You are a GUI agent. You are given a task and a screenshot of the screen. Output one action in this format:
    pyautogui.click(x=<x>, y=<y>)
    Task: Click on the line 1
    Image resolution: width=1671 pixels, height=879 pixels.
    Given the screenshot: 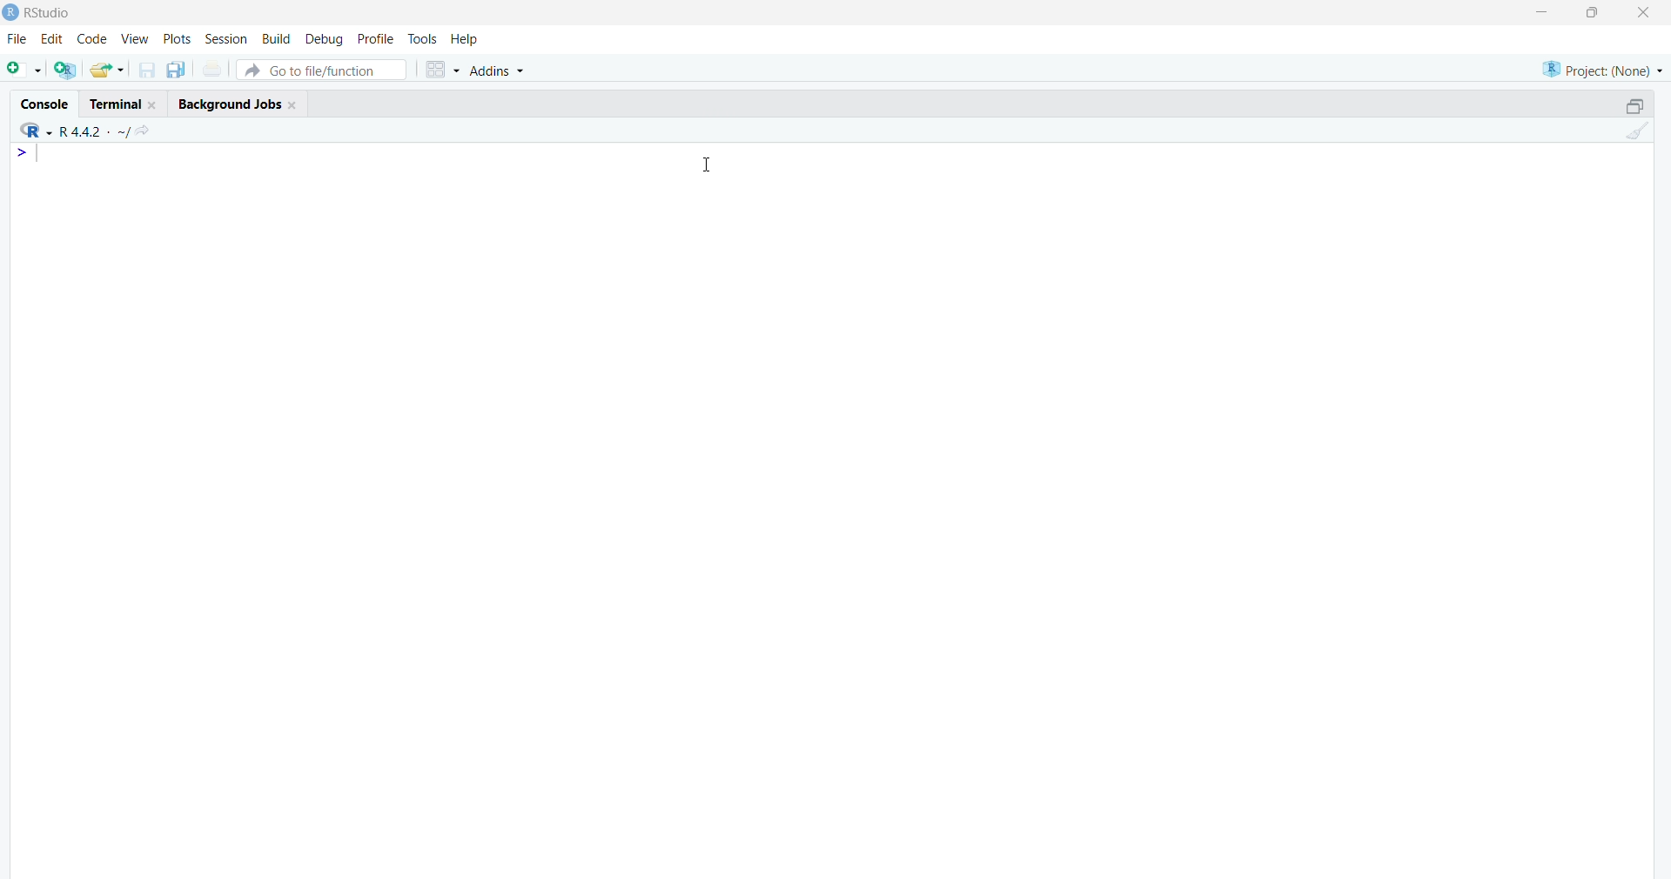 What is the action you would take?
    pyautogui.click(x=20, y=152)
    